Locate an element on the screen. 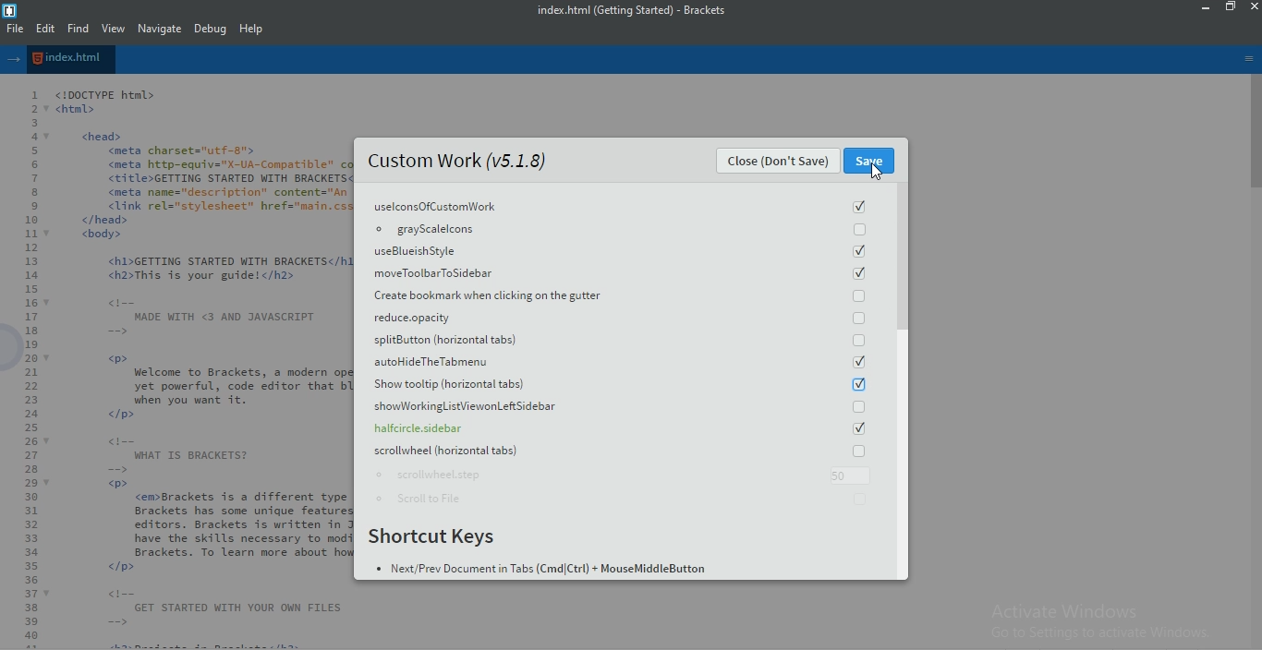  restore is located at coordinates (1232, 7).